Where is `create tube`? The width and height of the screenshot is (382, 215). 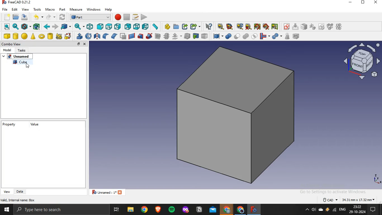 create tube is located at coordinates (50, 36).